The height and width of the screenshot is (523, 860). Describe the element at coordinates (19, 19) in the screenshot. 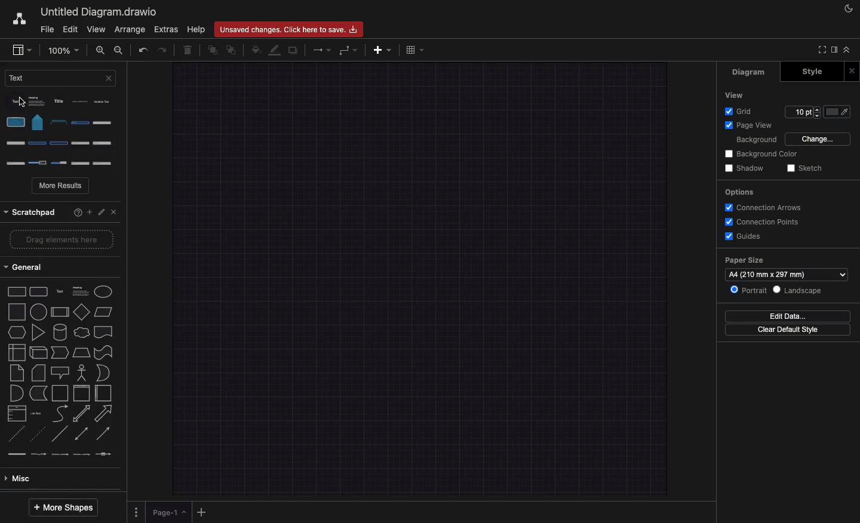

I see `Draw.io` at that location.